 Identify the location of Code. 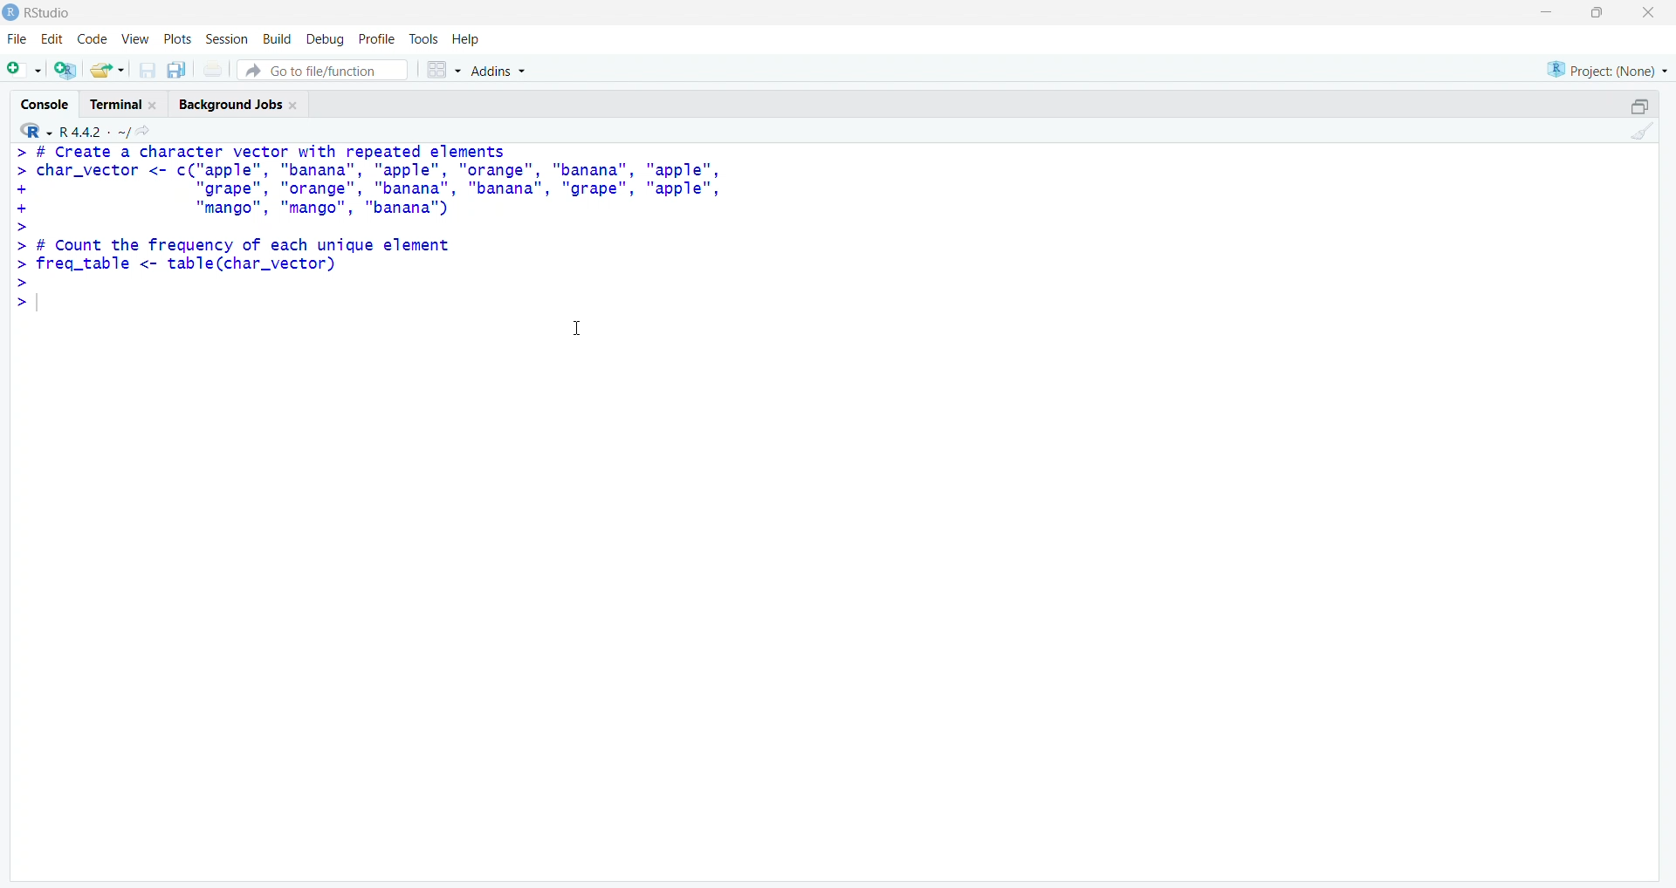
(93, 40).